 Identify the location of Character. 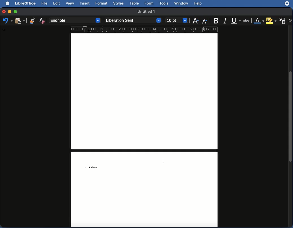
(282, 21).